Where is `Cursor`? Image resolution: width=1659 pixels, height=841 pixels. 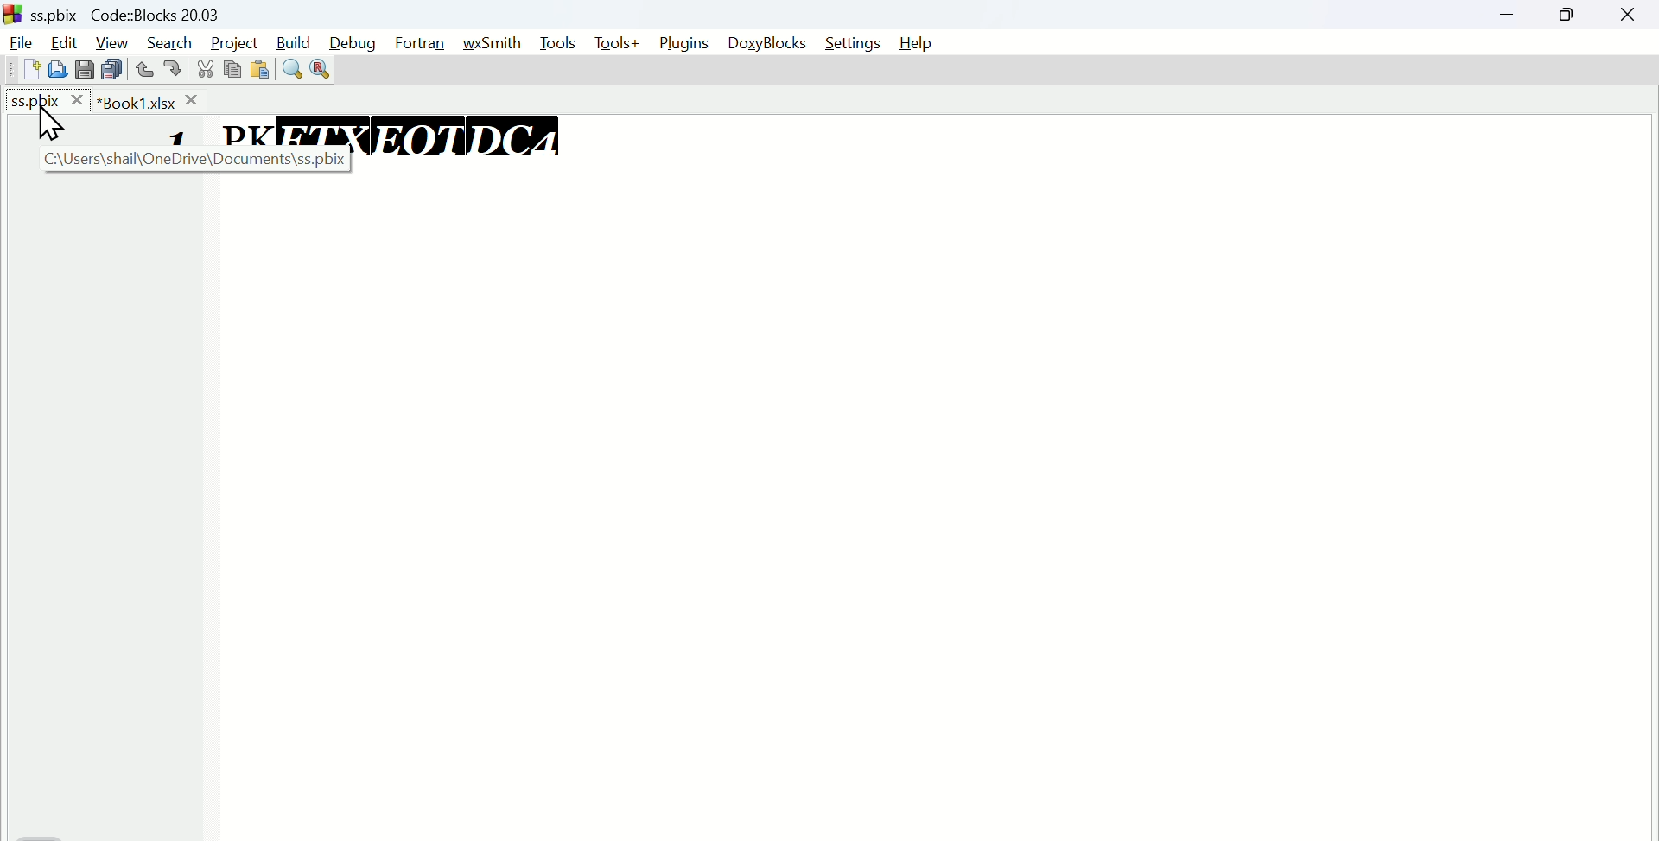 Cursor is located at coordinates (51, 122).